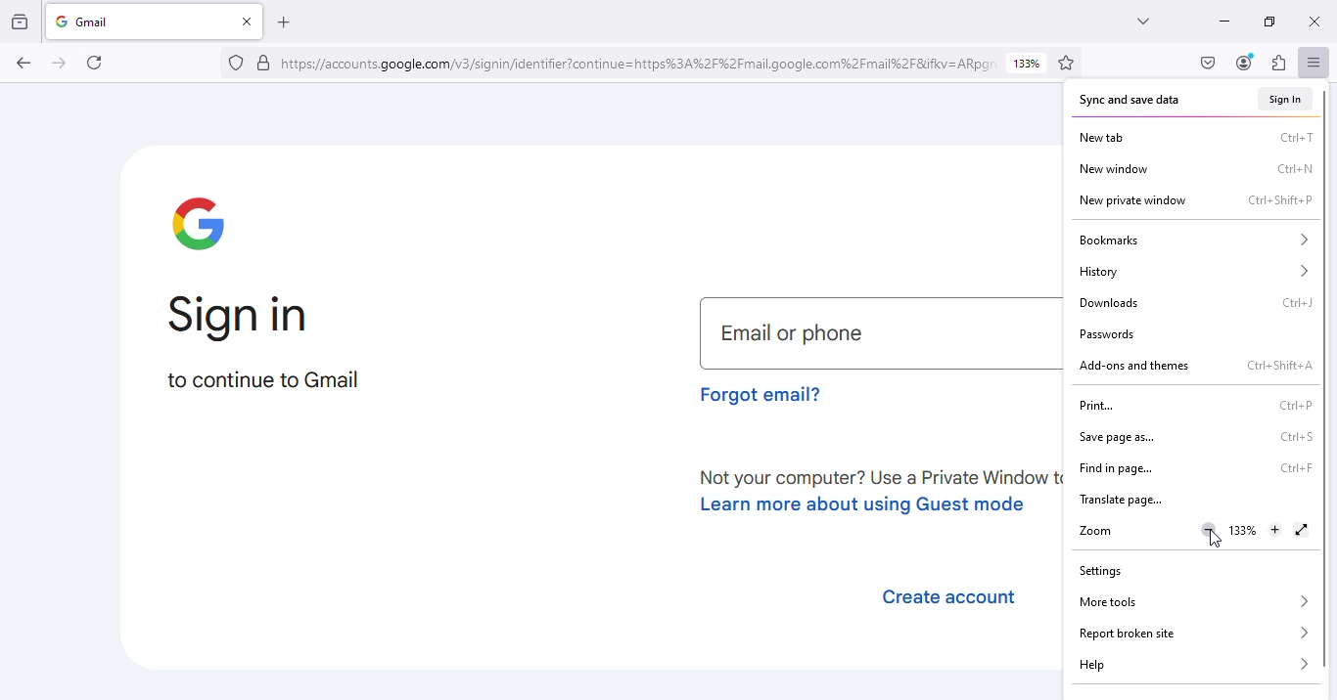 This screenshot has height=700, width=1337. Describe the element at coordinates (94, 63) in the screenshot. I see `reload current page` at that location.